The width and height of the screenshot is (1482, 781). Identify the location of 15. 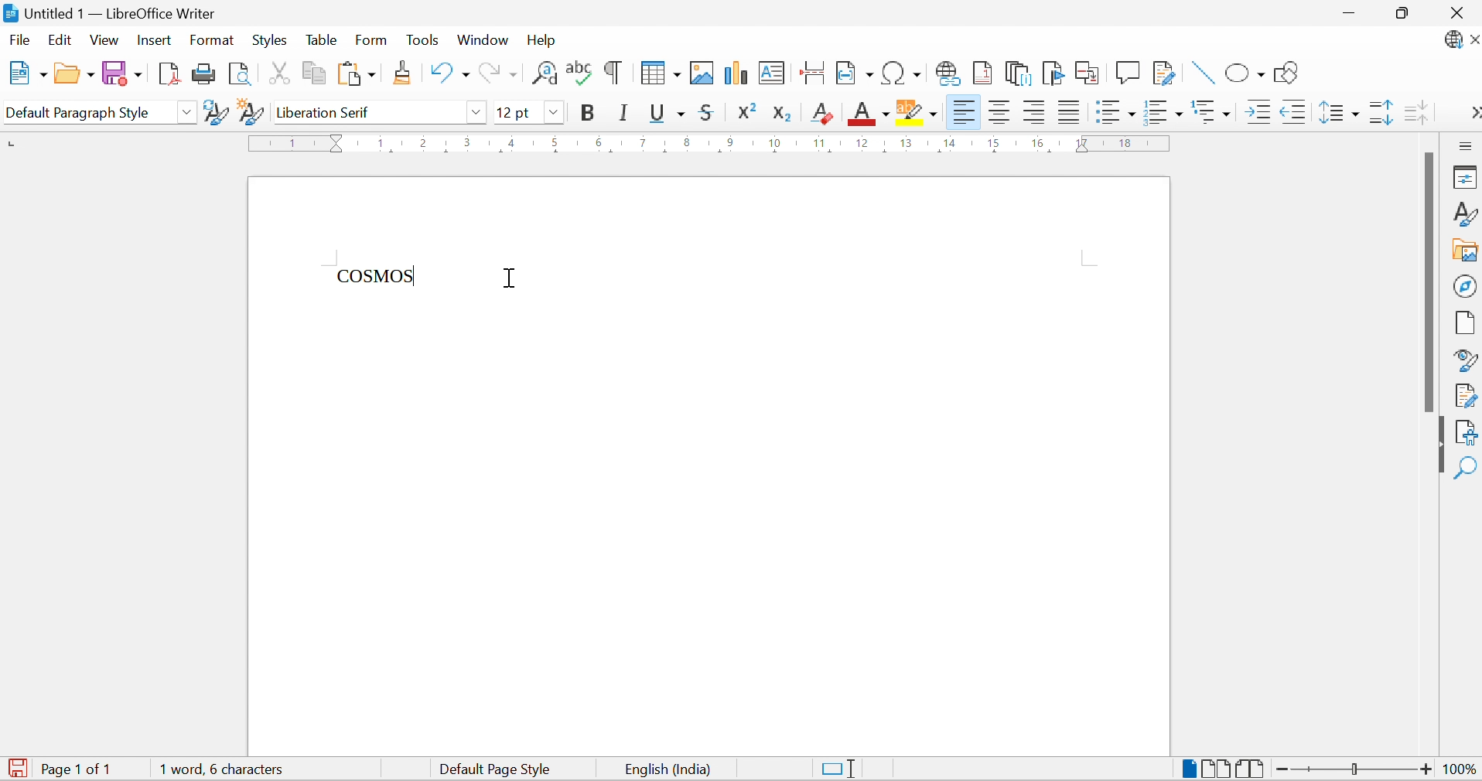
(994, 143).